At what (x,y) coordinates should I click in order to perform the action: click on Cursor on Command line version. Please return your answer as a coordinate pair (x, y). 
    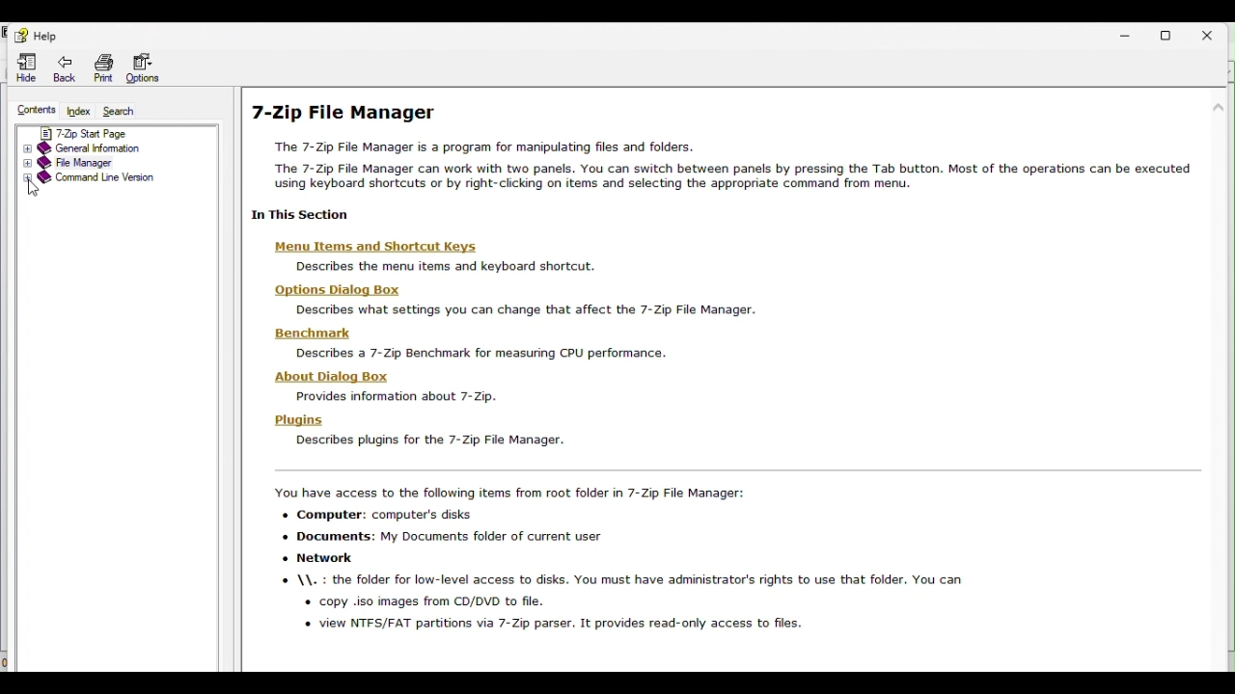
    Looking at the image, I should click on (110, 184).